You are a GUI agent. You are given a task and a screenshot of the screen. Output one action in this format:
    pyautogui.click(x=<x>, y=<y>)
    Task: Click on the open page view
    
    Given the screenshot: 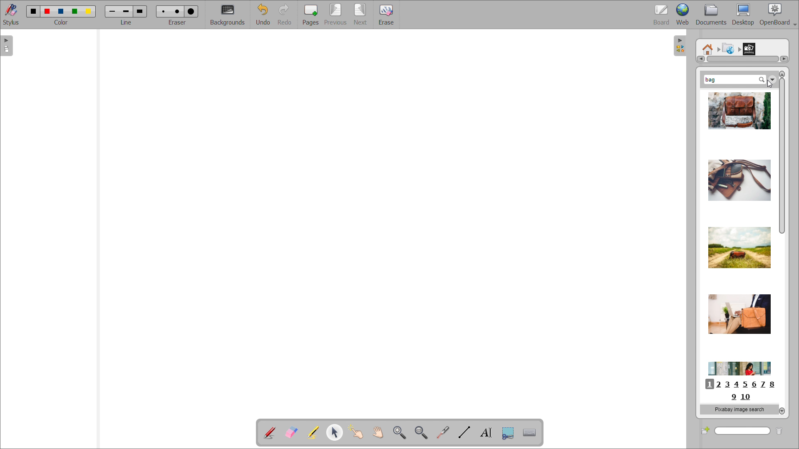 What is the action you would take?
    pyautogui.click(x=7, y=46)
    